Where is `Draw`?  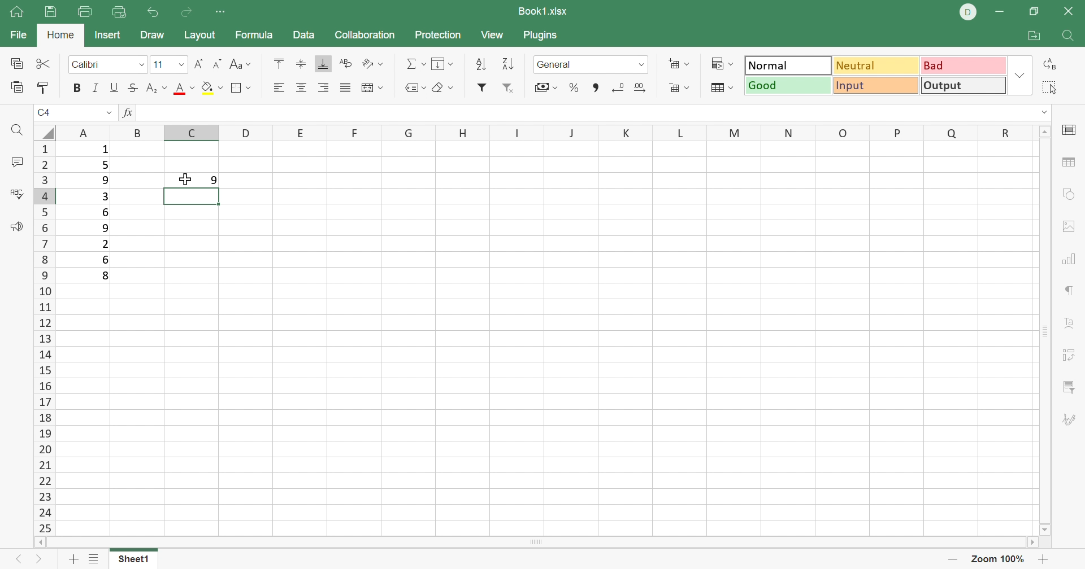
Draw is located at coordinates (151, 36).